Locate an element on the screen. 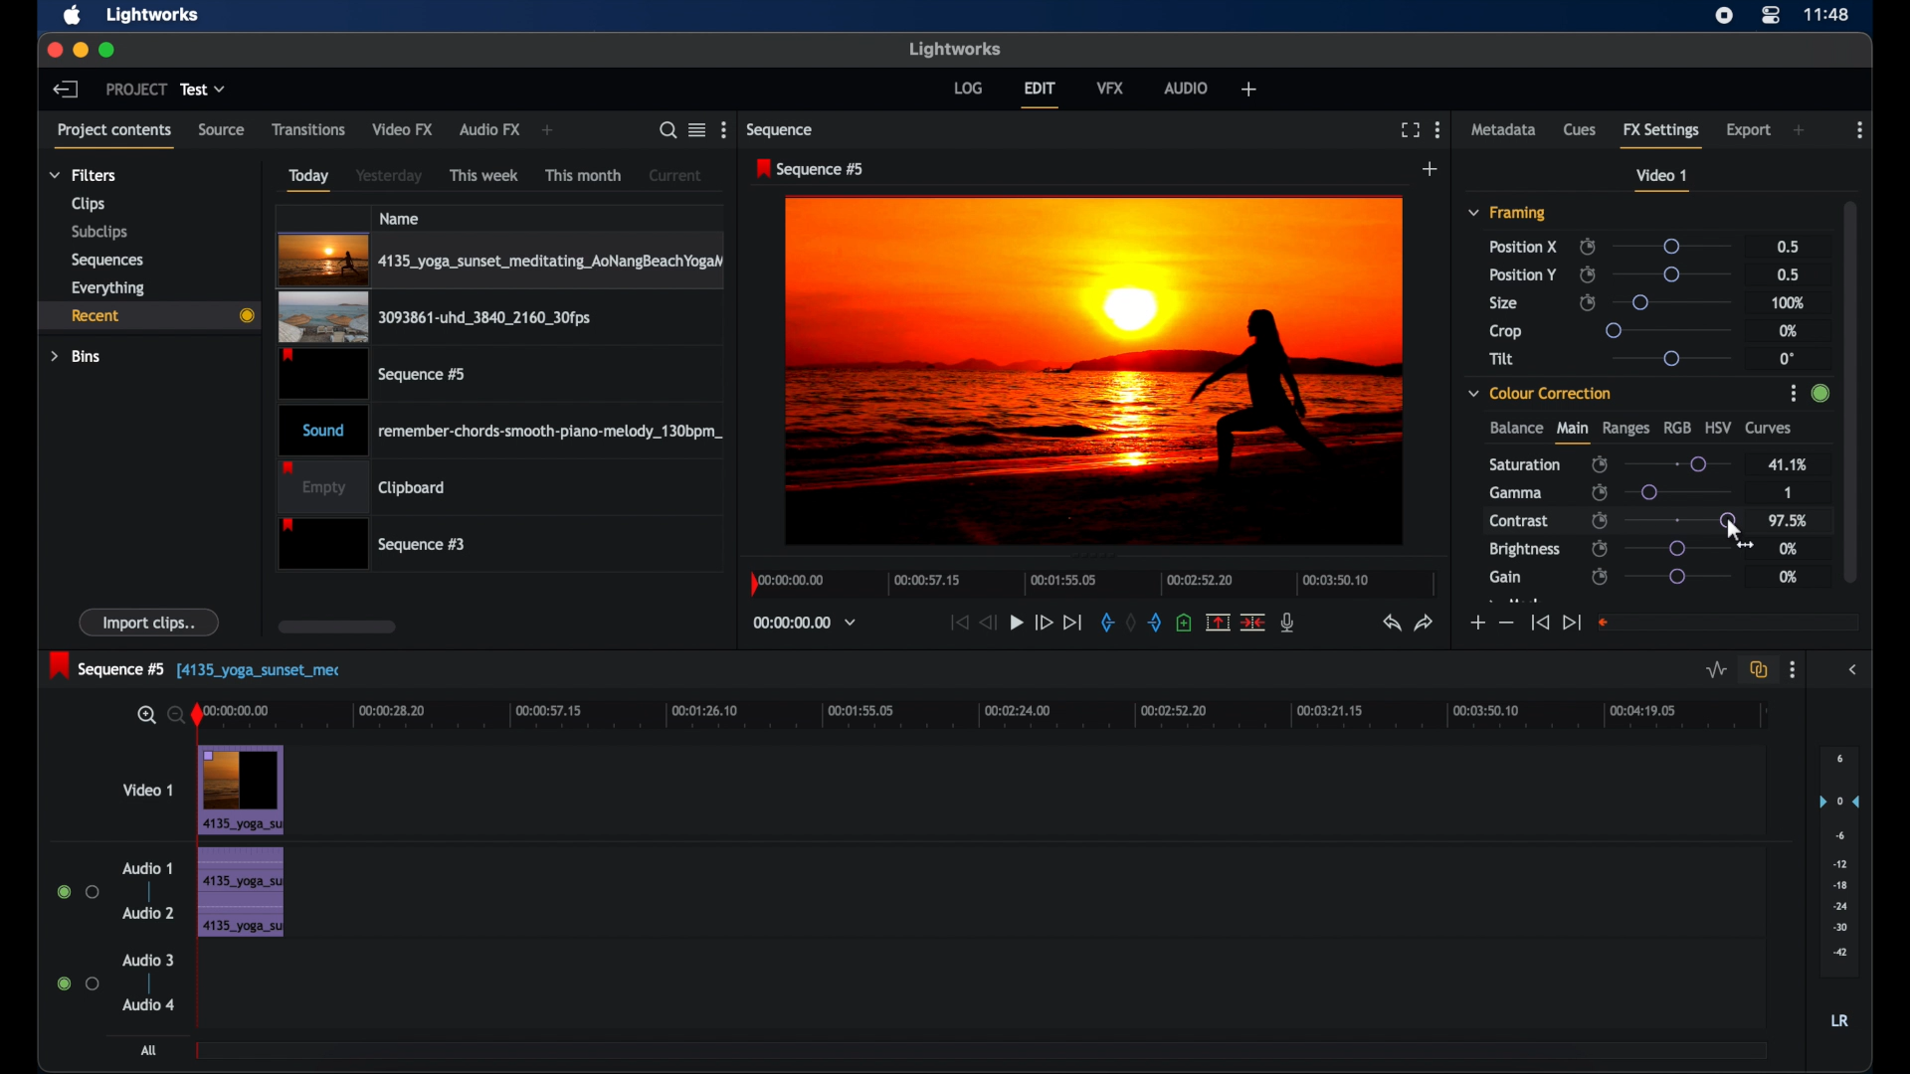 The width and height of the screenshot is (1910, 1074). video clip is located at coordinates (434, 318).